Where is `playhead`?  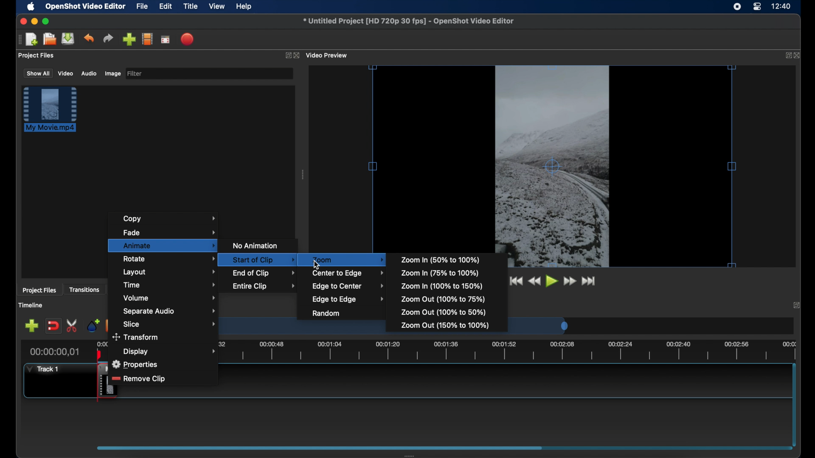 playhead is located at coordinates (98, 353).